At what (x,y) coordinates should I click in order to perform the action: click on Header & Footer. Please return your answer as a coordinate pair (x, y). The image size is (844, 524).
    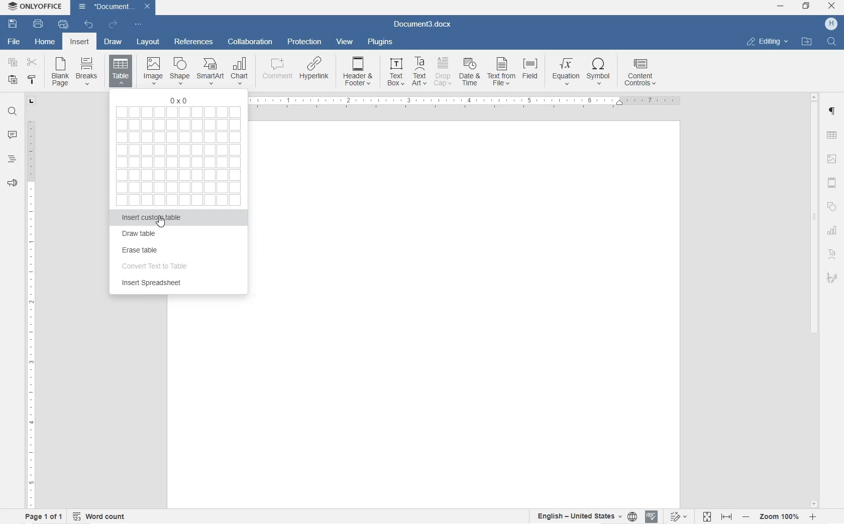
    Looking at the image, I should click on (359, 73).